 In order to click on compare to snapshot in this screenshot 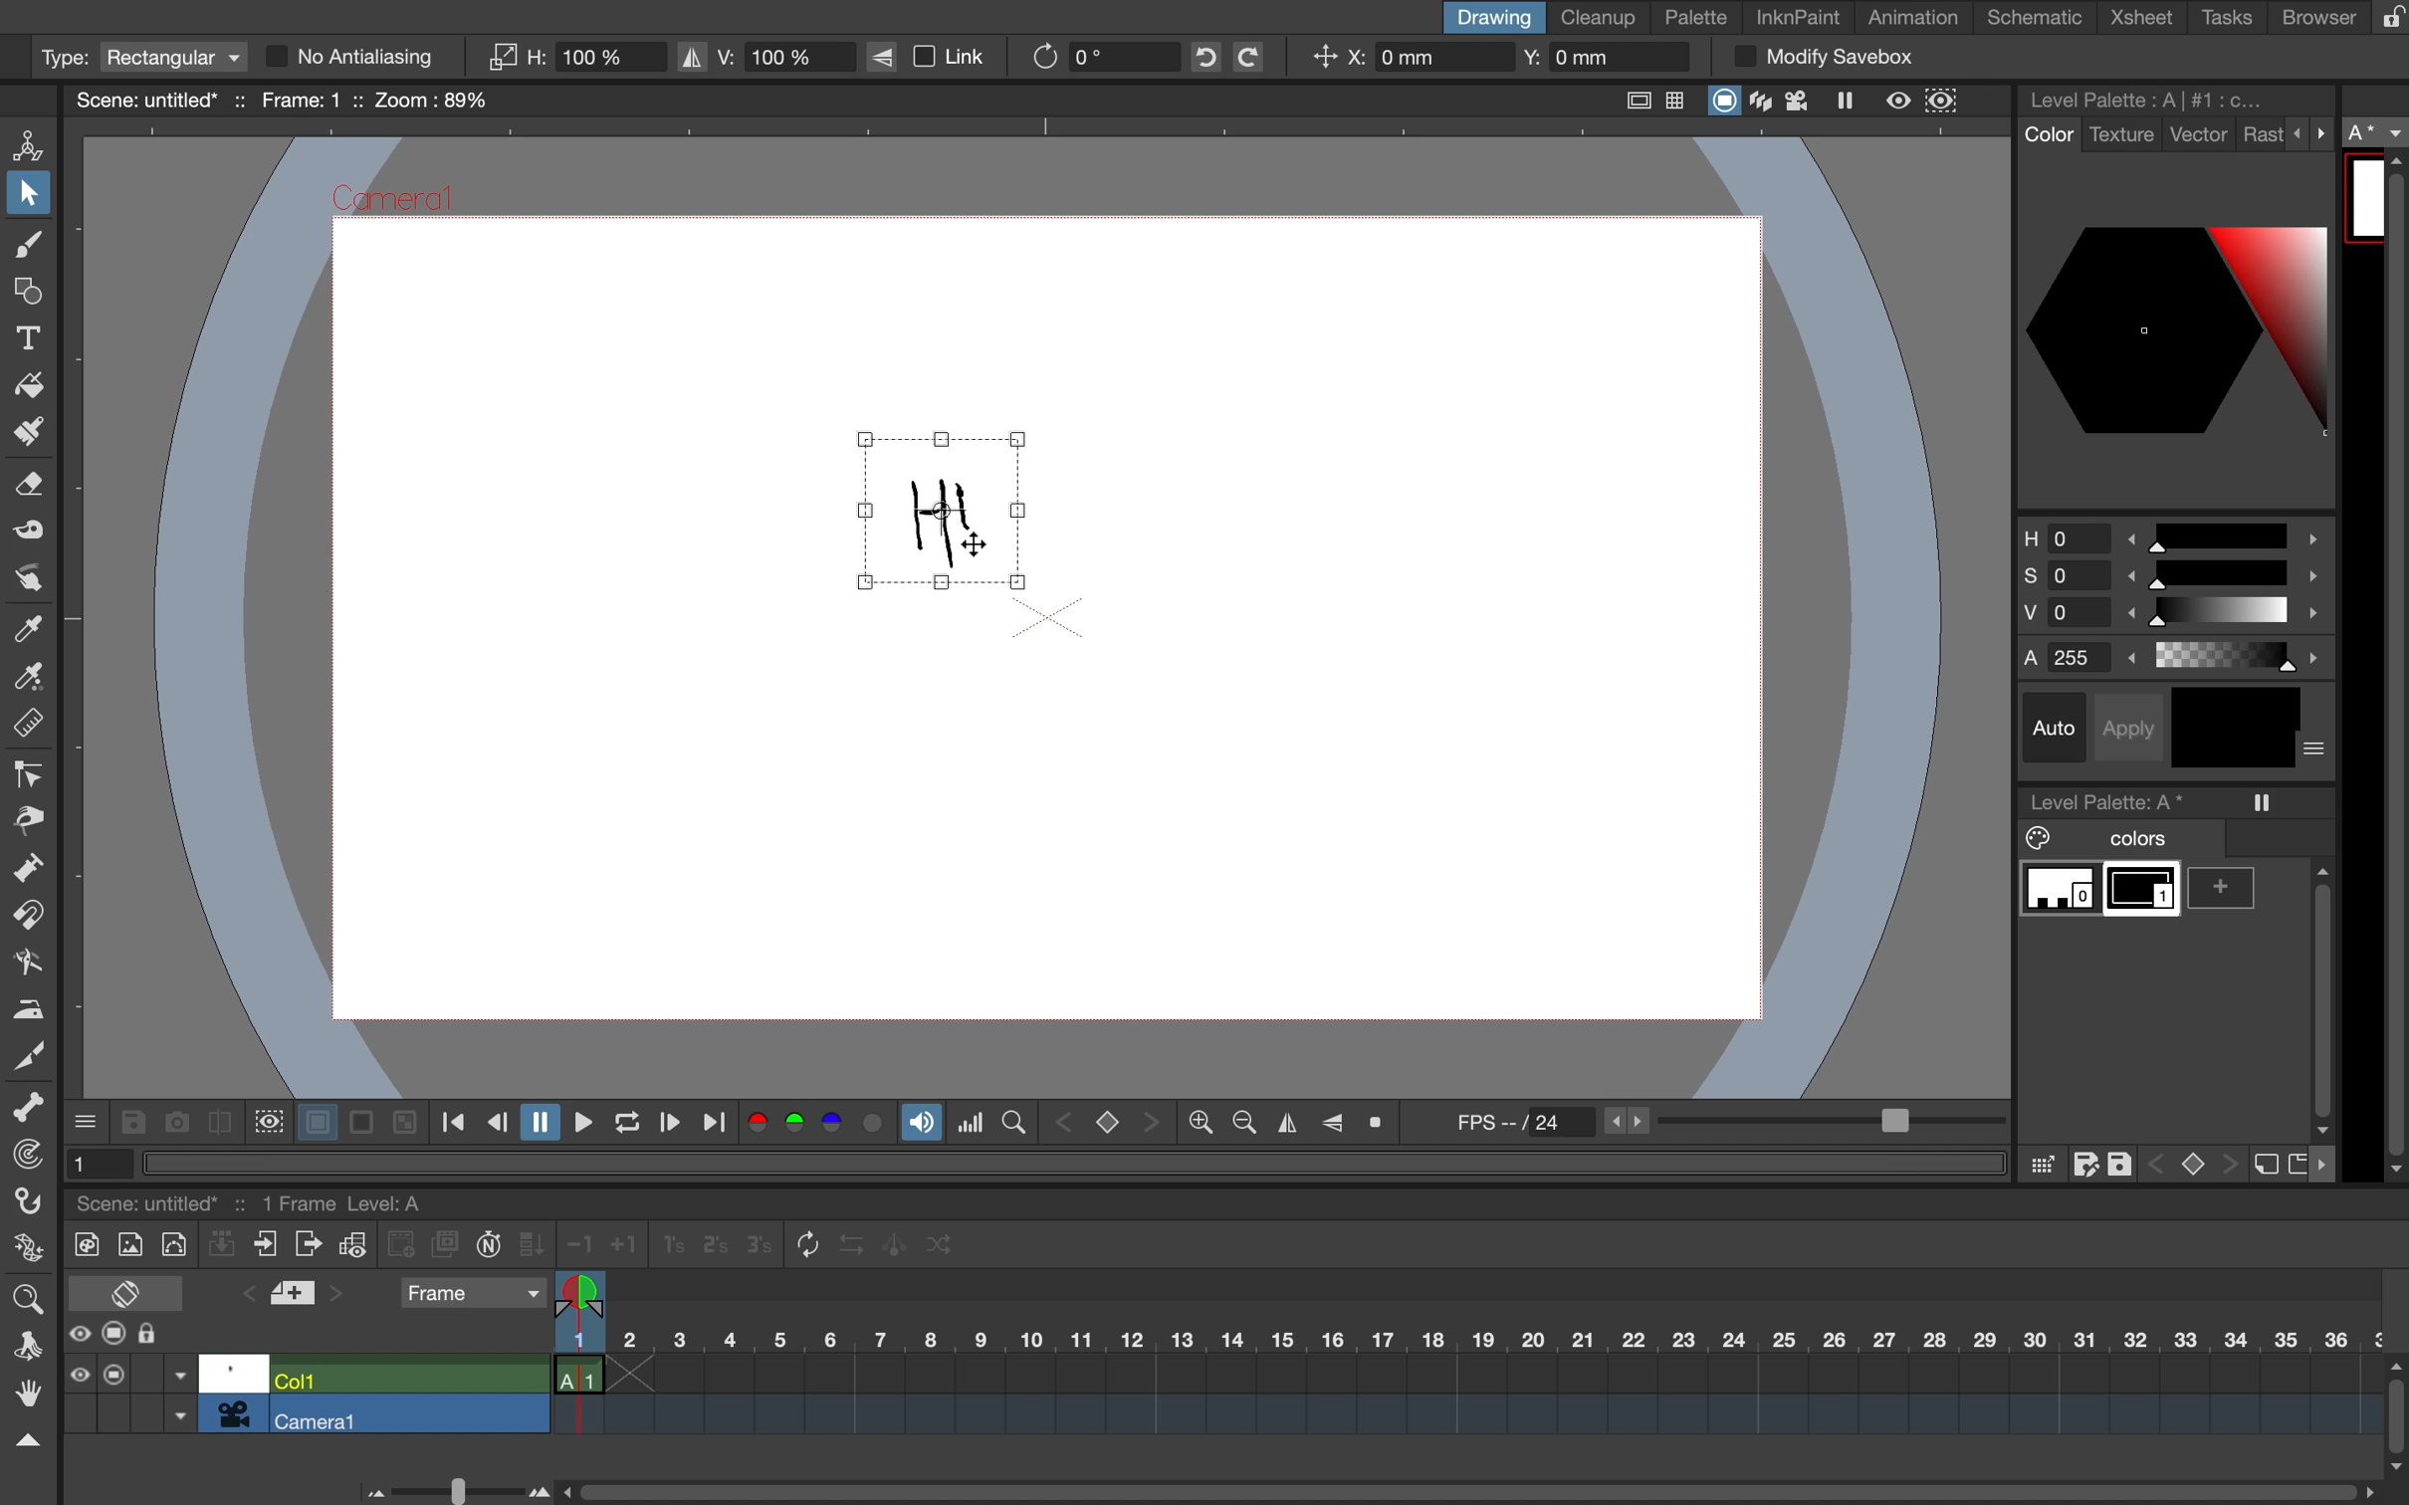, I will do `click(219, 1127)`.